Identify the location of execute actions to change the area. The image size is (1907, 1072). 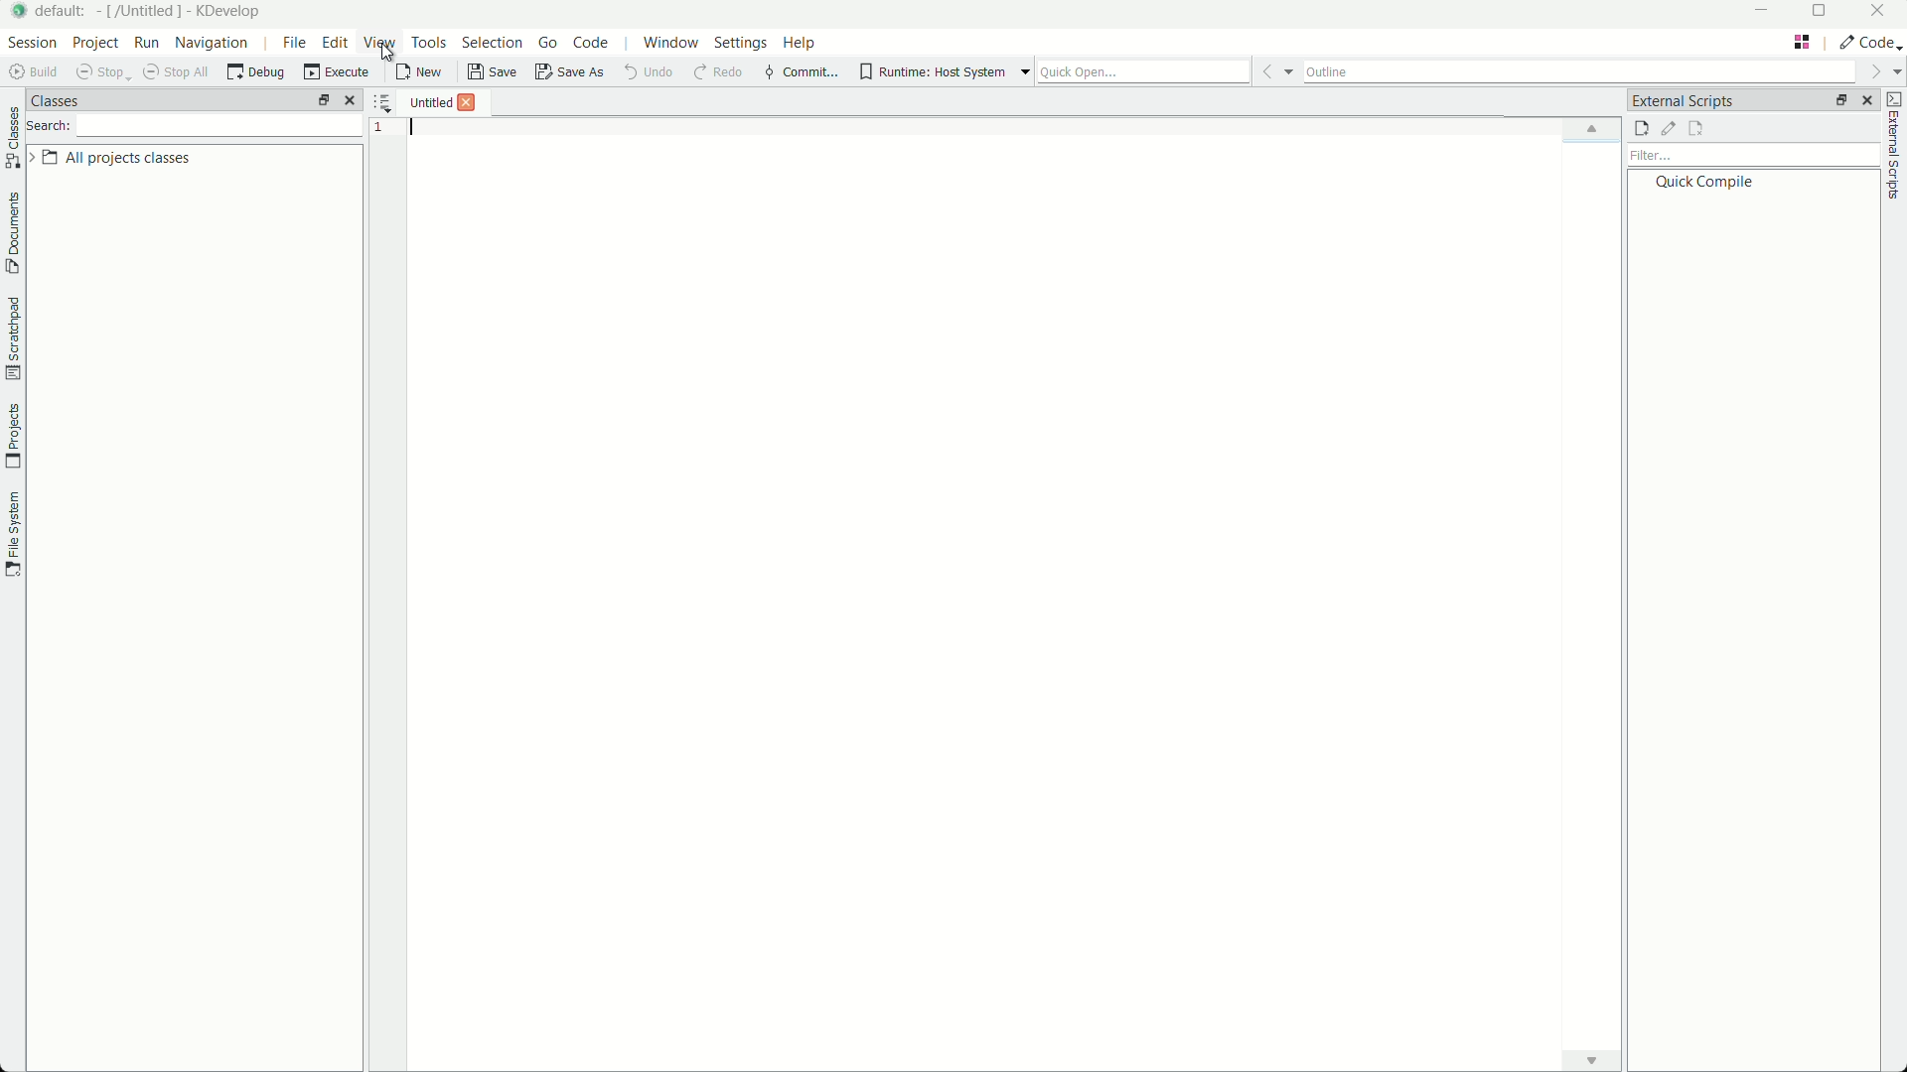
(1870, 46).